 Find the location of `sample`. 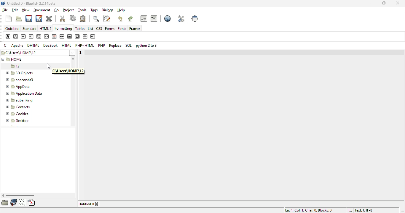

sample is located at coordinates (85, 37).